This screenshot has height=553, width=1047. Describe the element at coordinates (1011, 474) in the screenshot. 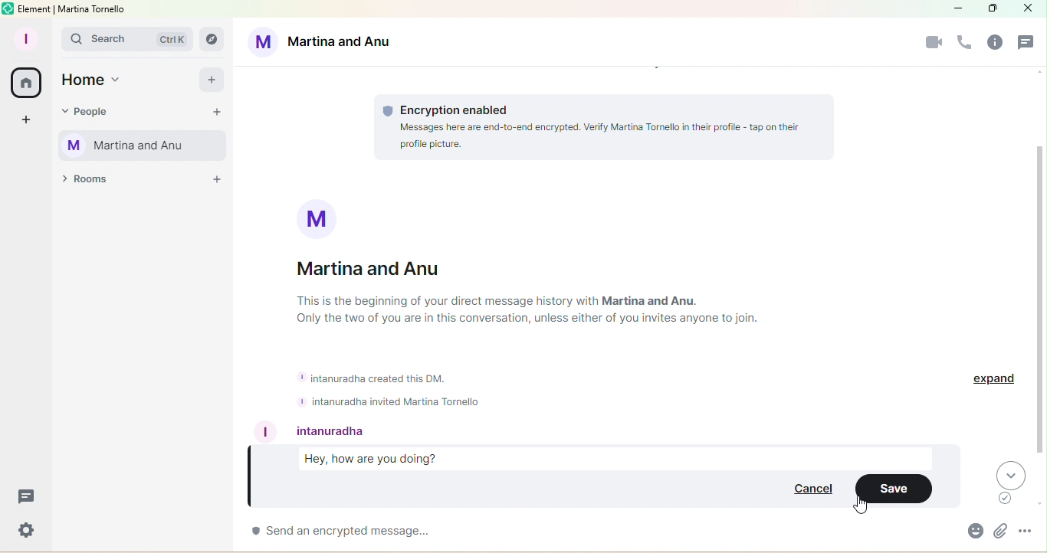

I see `Scroll to most recent messages` at that location.